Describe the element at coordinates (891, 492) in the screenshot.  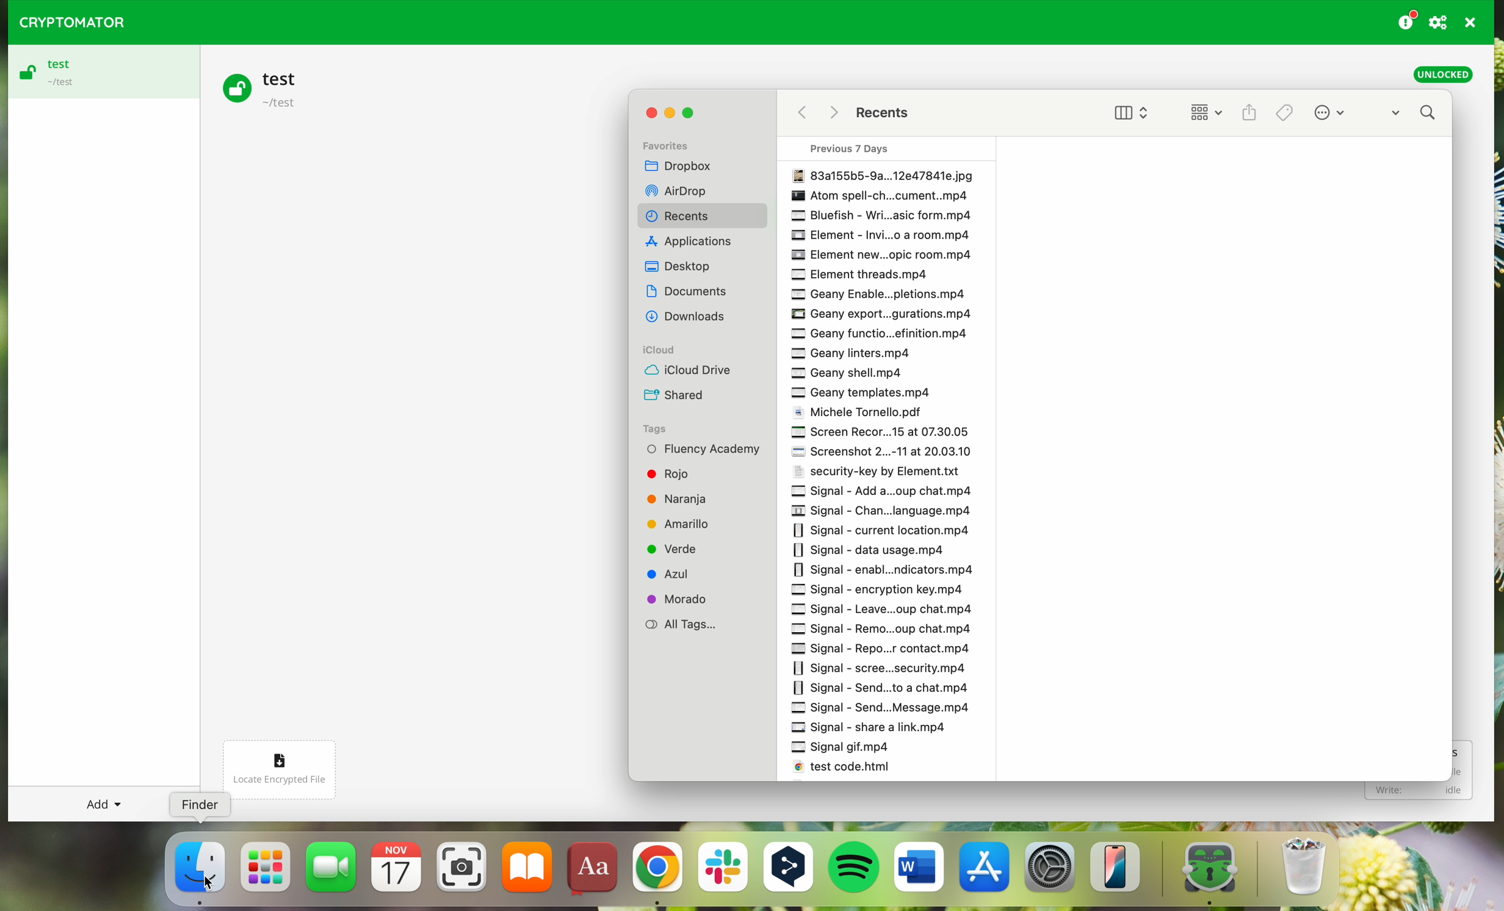
I see `signal add` at that location.